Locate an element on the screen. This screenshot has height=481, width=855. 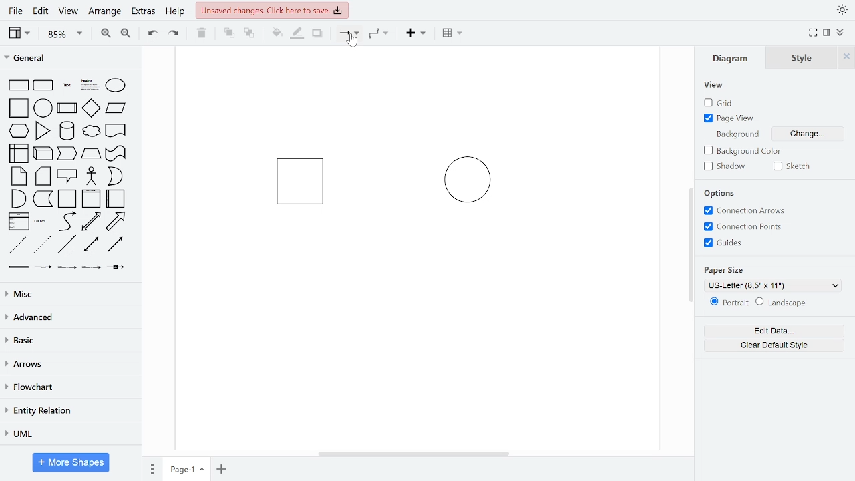
vertical container is located at coordinates (91, 199).